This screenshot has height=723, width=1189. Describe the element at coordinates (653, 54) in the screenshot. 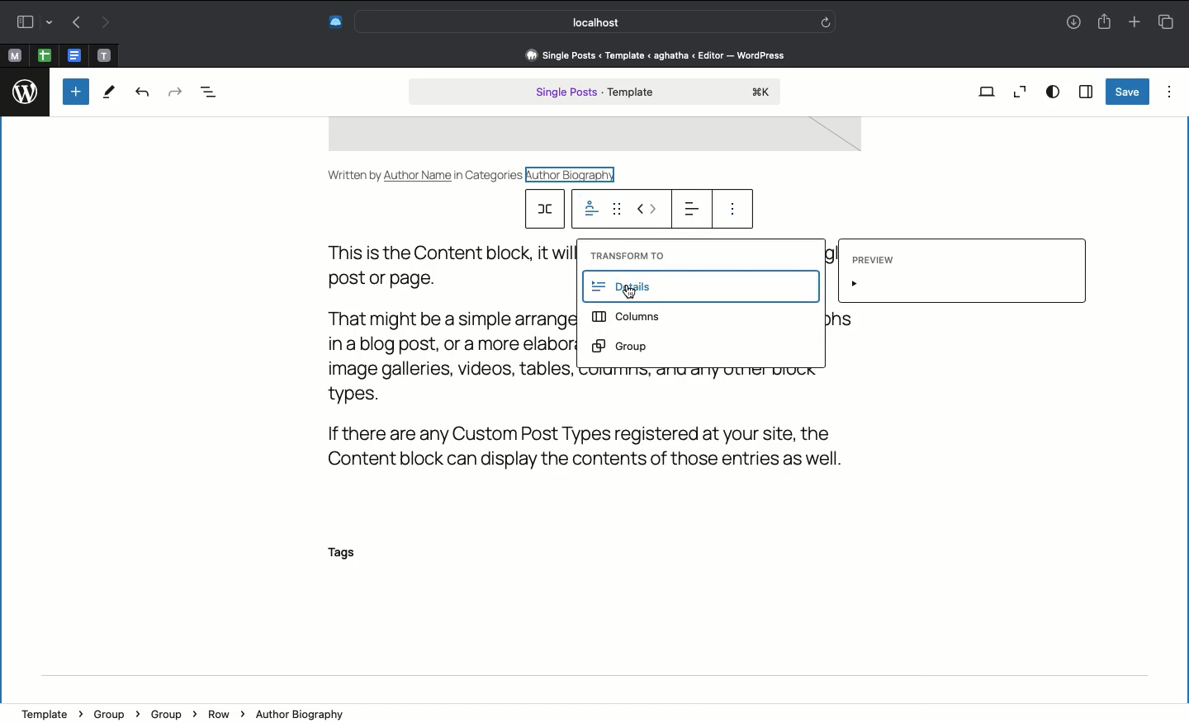

I see `Address` at that location.